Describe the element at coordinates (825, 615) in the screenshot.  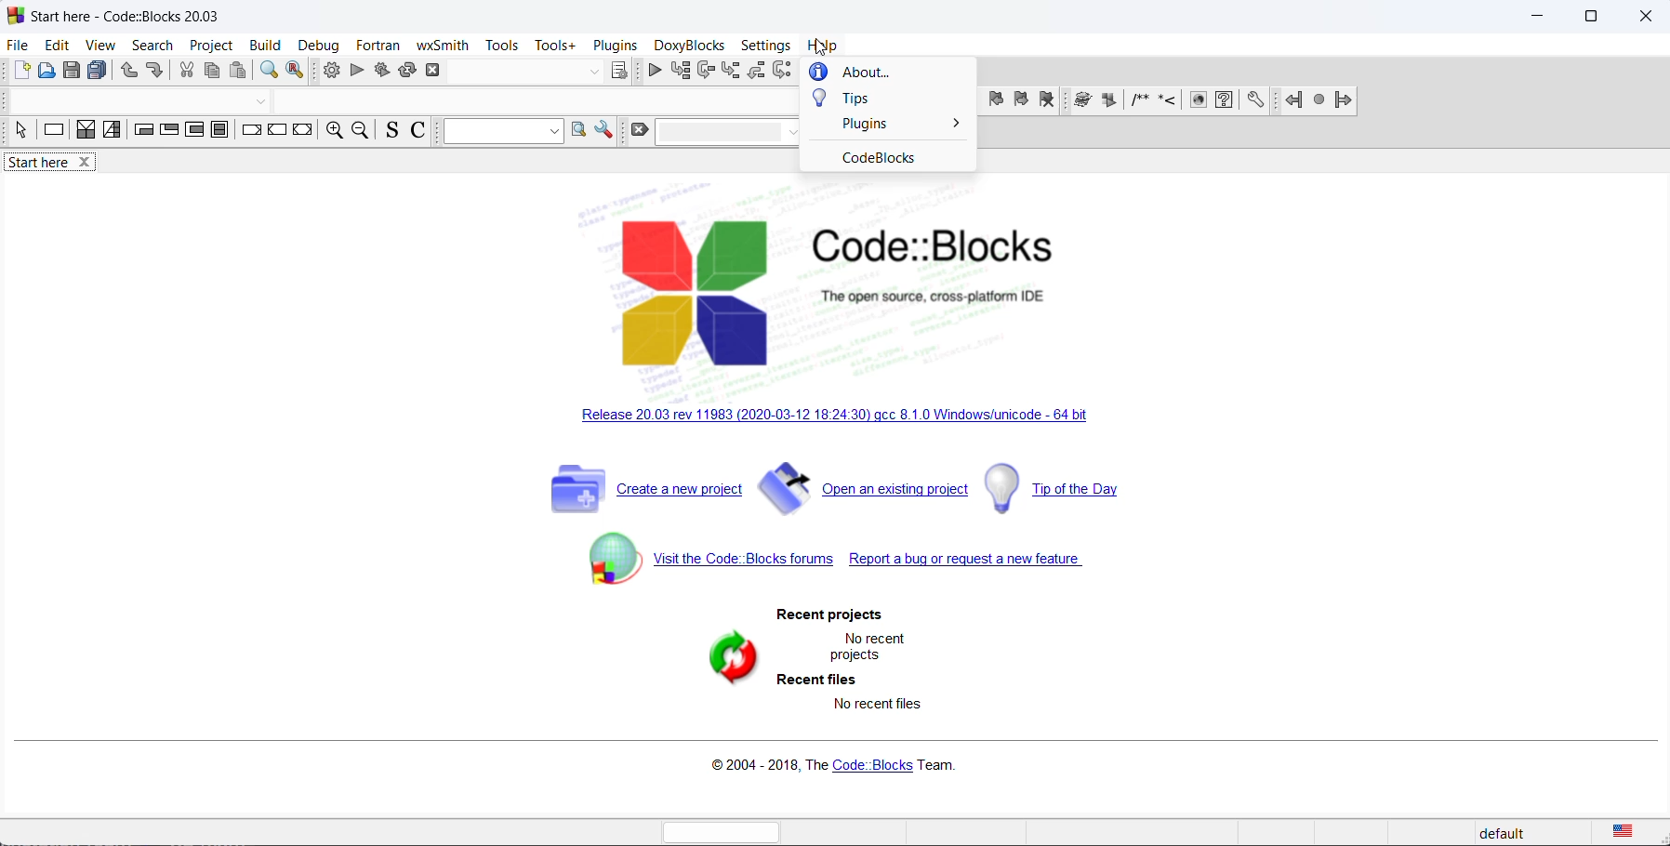
I see `recent projects` at that location.